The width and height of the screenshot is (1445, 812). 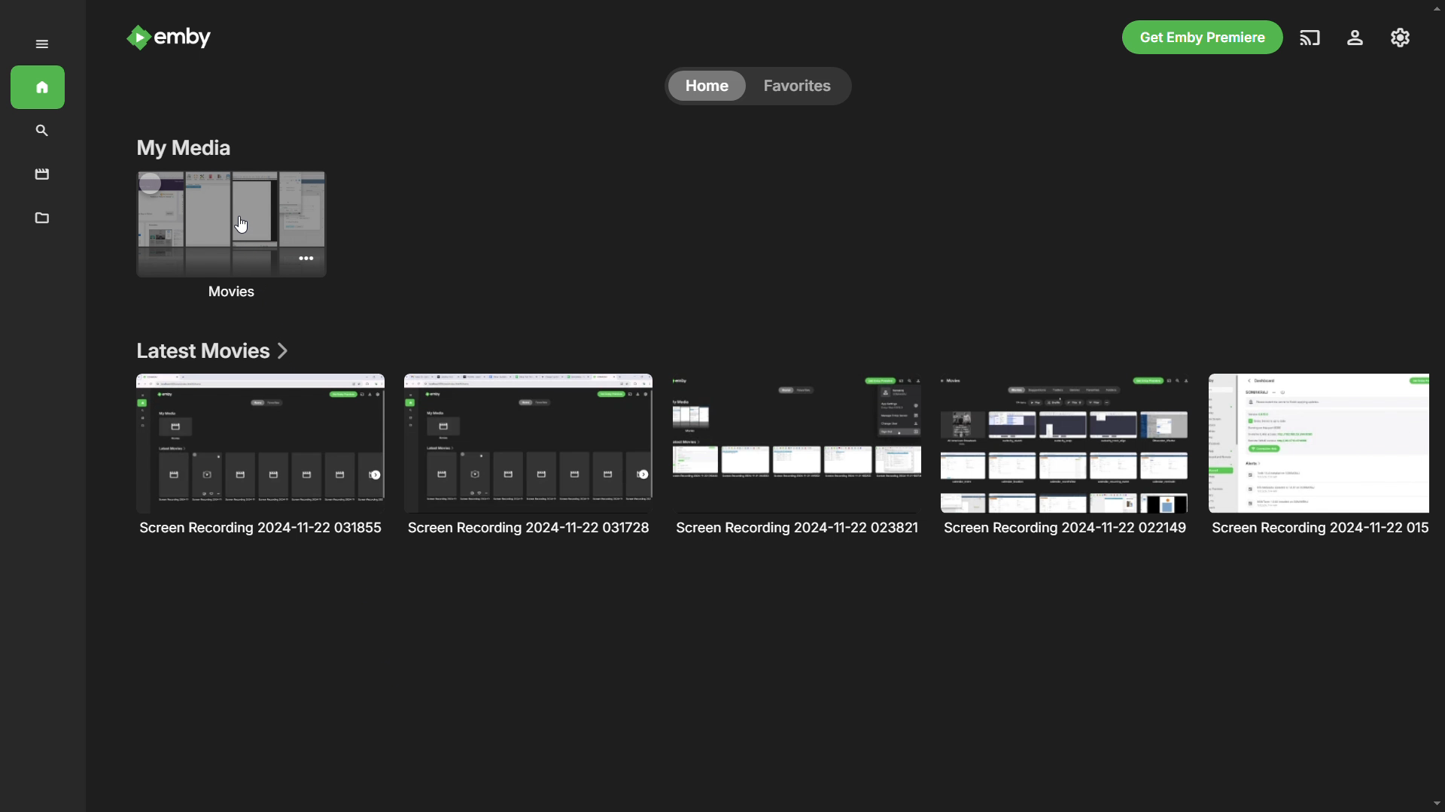 What do you see at coordinates (707, 87) in the screenshot?
I see `home` at bounding box center [707, 87].